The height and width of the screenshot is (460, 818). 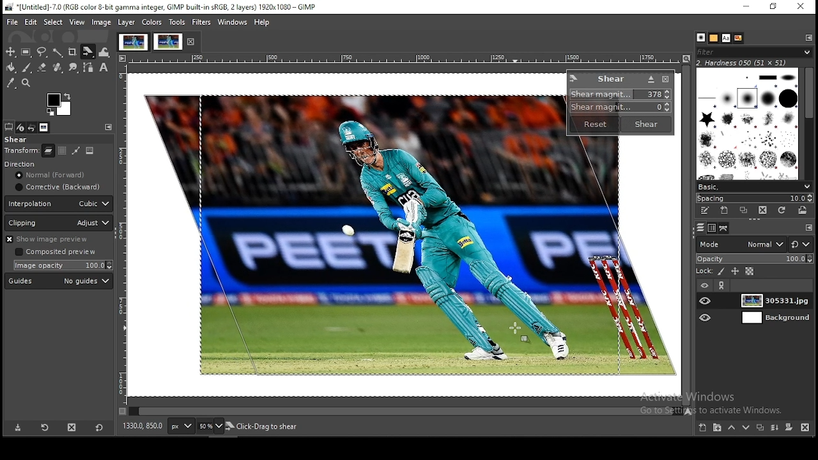 I want to click on image, so click(x=89, y=150).